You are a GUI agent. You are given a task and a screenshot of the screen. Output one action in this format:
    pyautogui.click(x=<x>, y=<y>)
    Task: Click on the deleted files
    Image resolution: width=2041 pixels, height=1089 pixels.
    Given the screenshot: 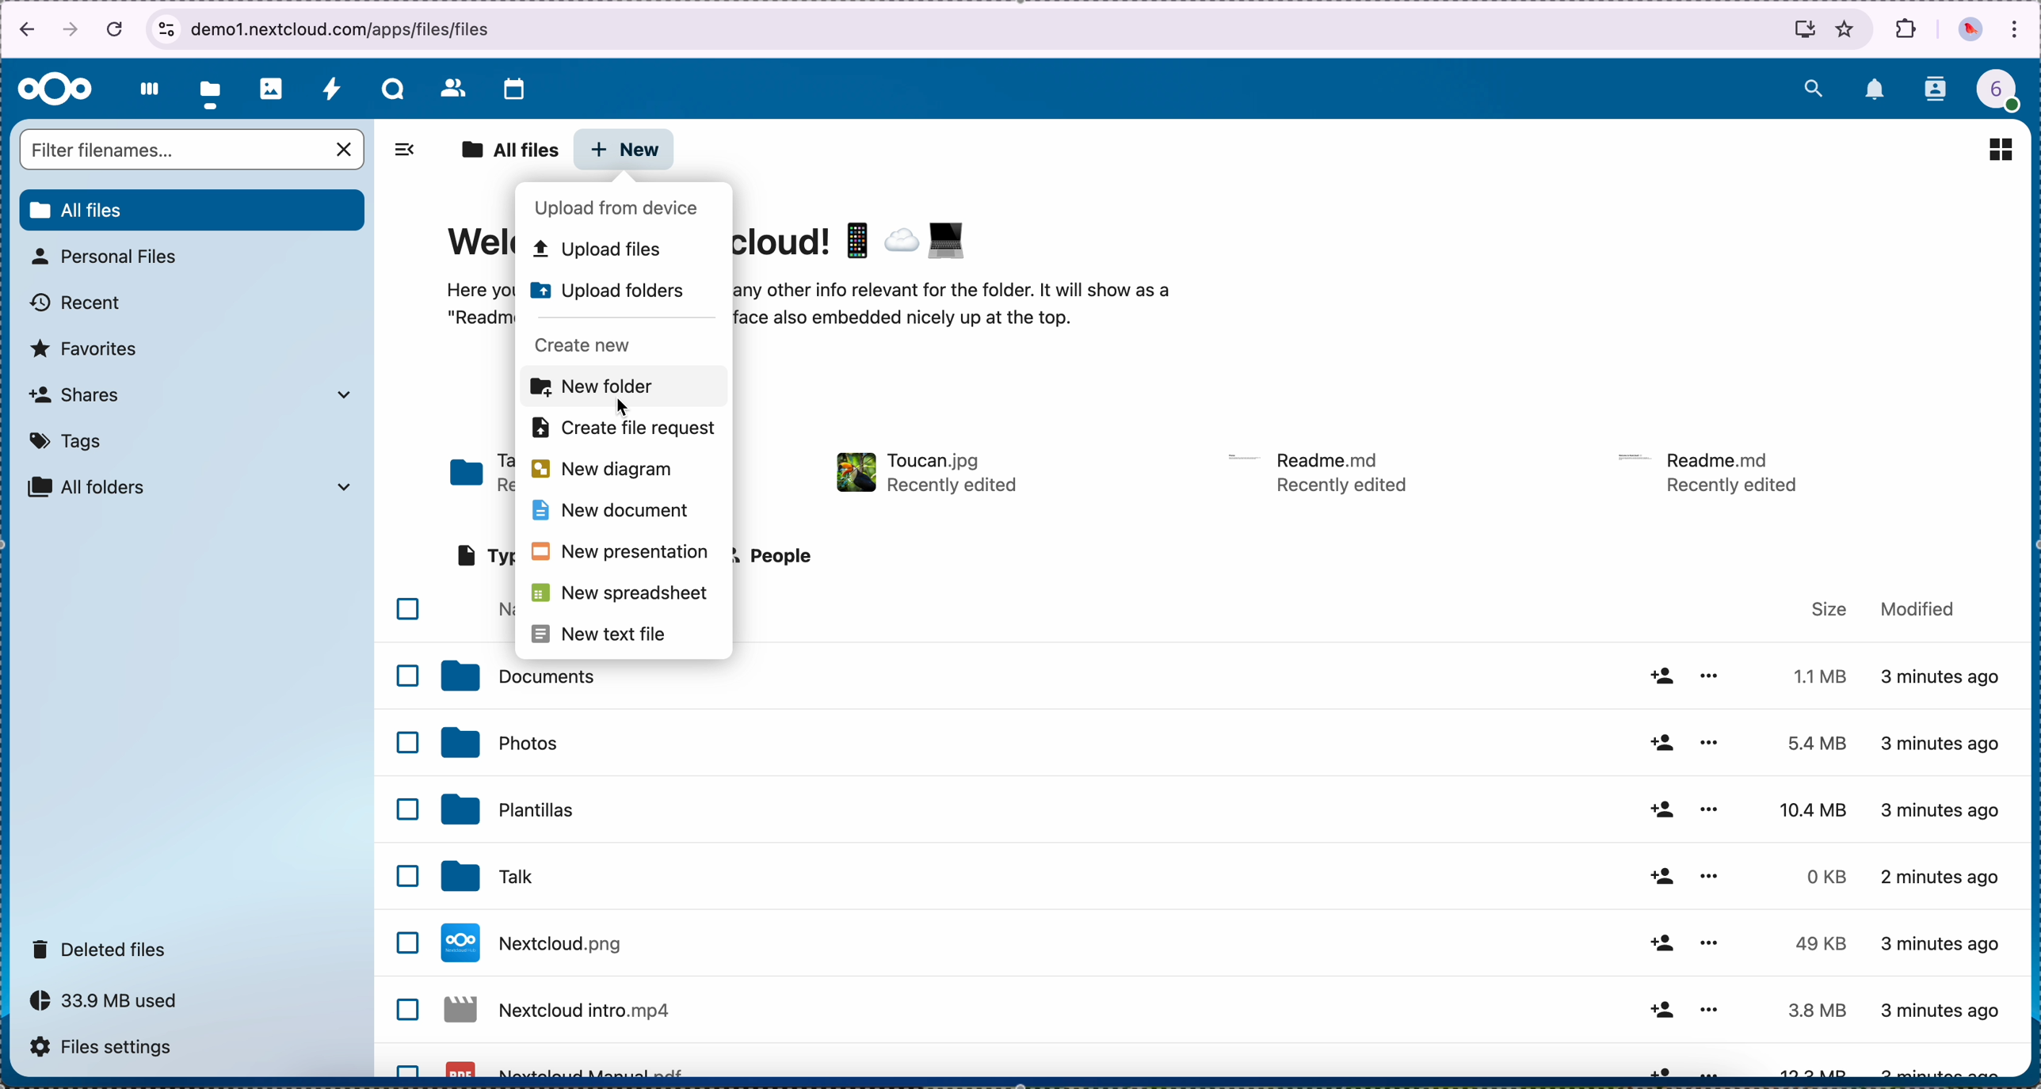 What is the action you would take?
    pyautogui.click(x=102, y=948)
    